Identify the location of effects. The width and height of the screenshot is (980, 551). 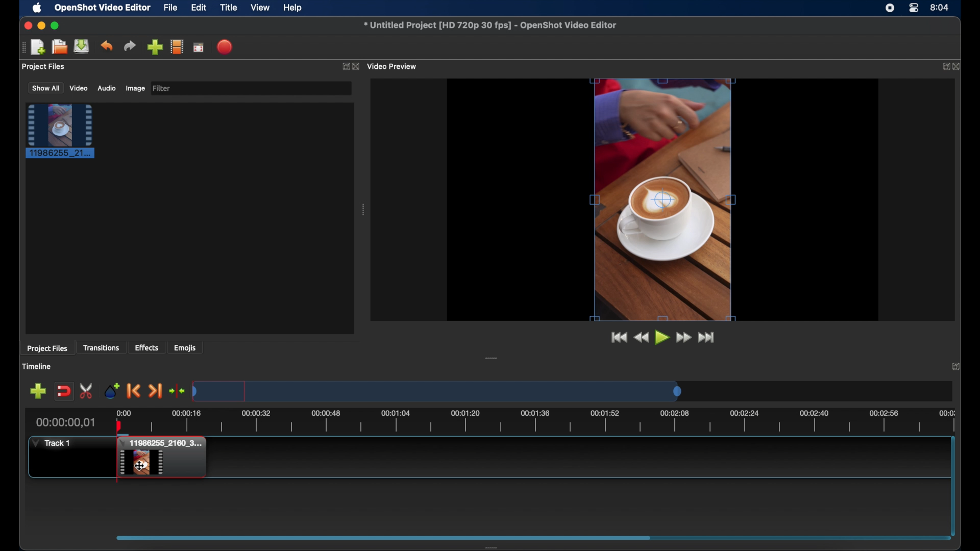
(147, 347).